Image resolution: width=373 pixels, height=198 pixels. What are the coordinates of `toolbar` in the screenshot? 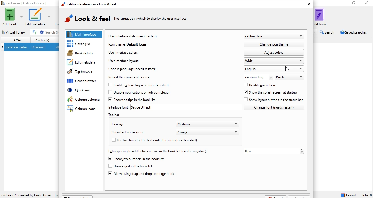 It's located at (117, 115).